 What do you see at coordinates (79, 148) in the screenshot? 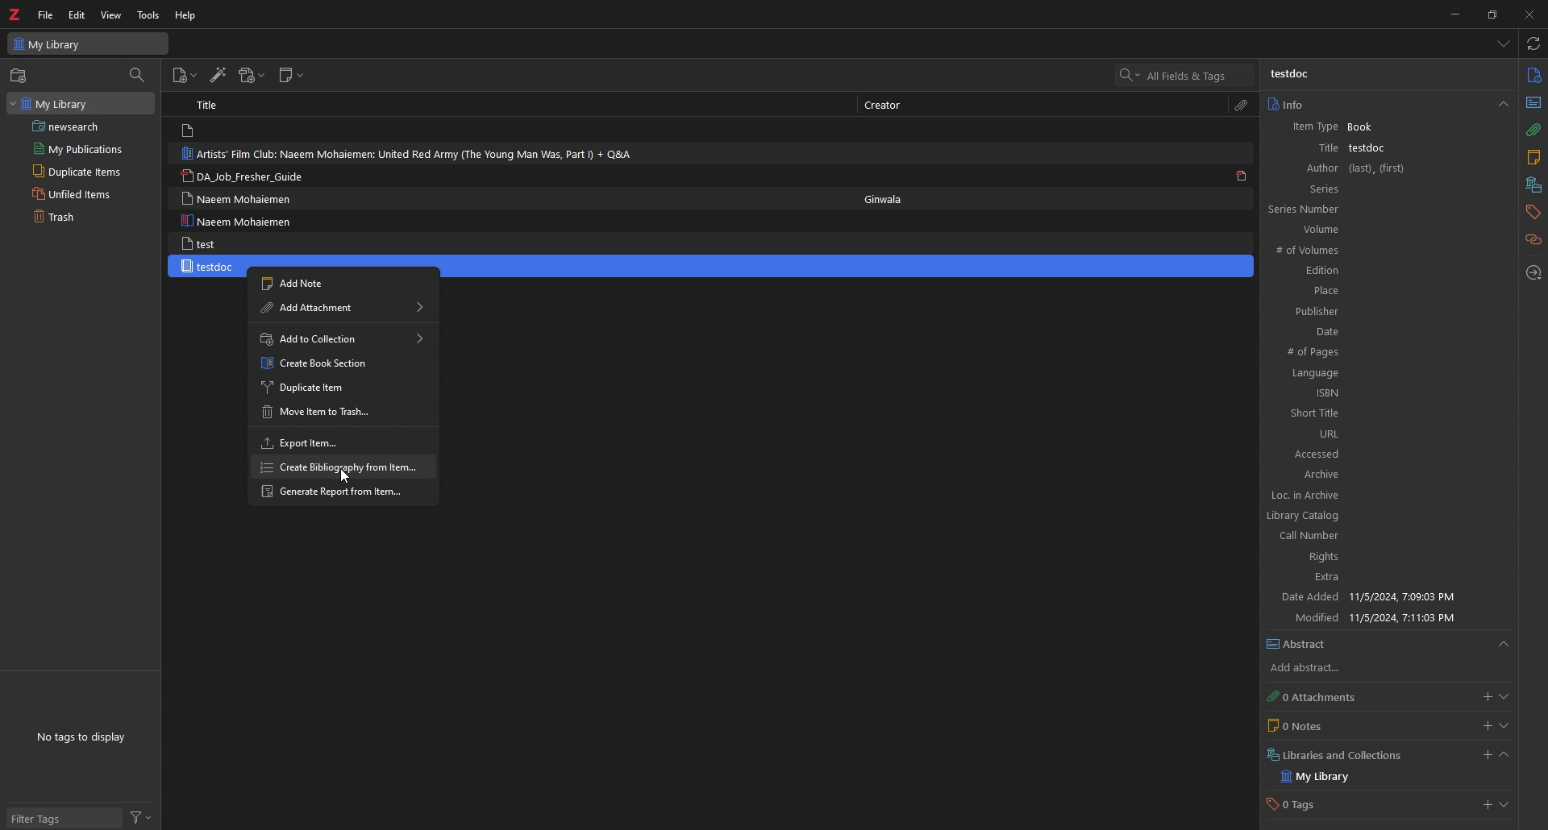
I see `my publications` at bounding box center [79, 148].